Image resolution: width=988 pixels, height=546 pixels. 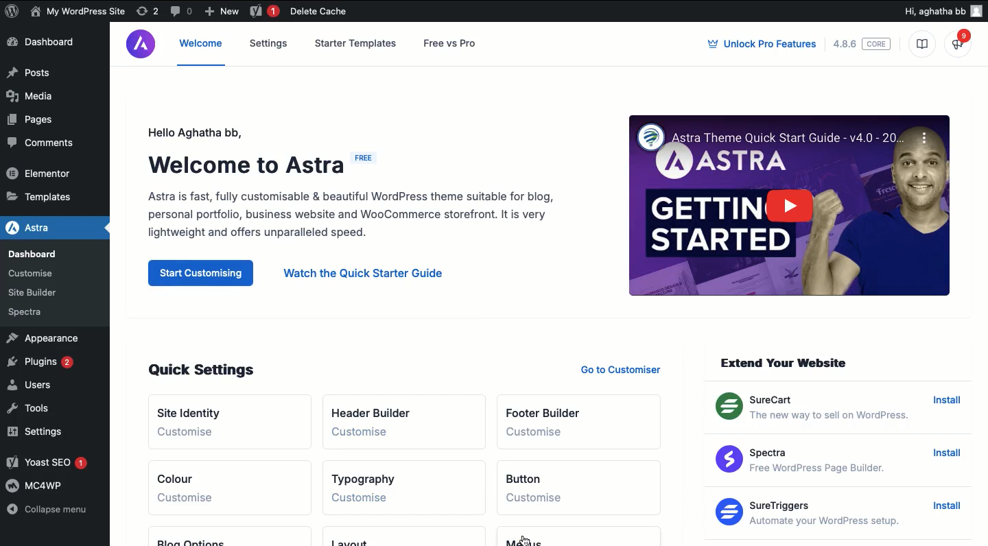 What do you see at coordinates (48, 464) in the screenshot?
I see `Yoast SEO 1` at bounding box center [48, 464].